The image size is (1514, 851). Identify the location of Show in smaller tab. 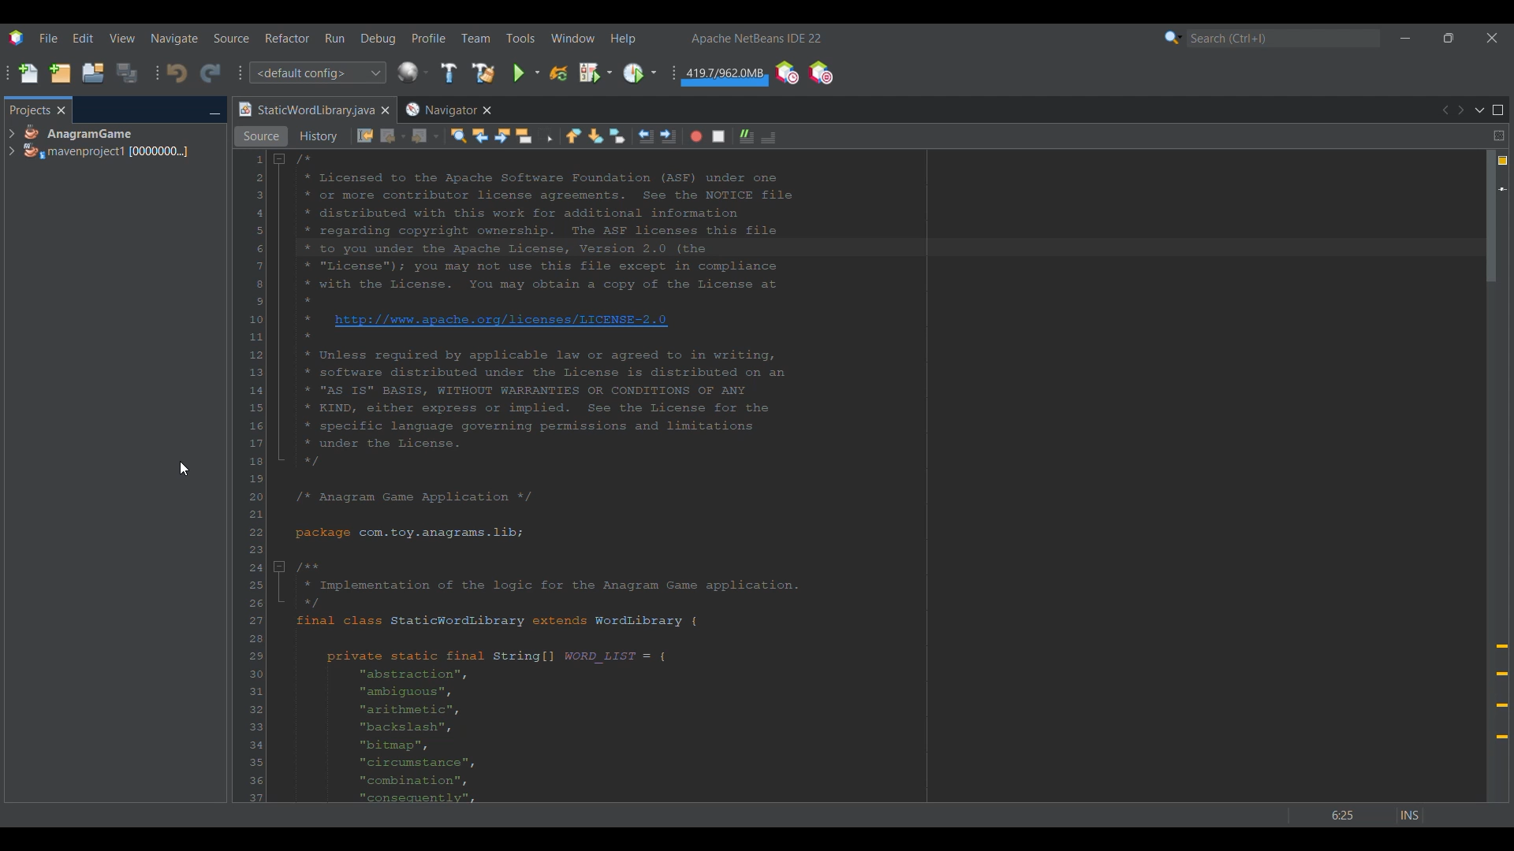
(1449, 38).